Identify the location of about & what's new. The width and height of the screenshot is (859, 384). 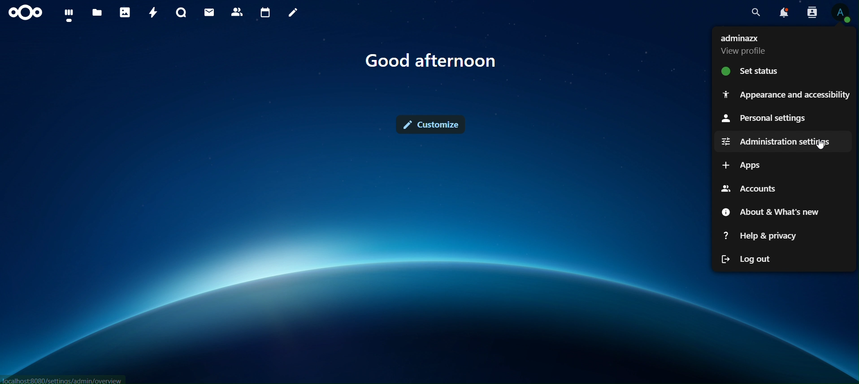
(772, 213).